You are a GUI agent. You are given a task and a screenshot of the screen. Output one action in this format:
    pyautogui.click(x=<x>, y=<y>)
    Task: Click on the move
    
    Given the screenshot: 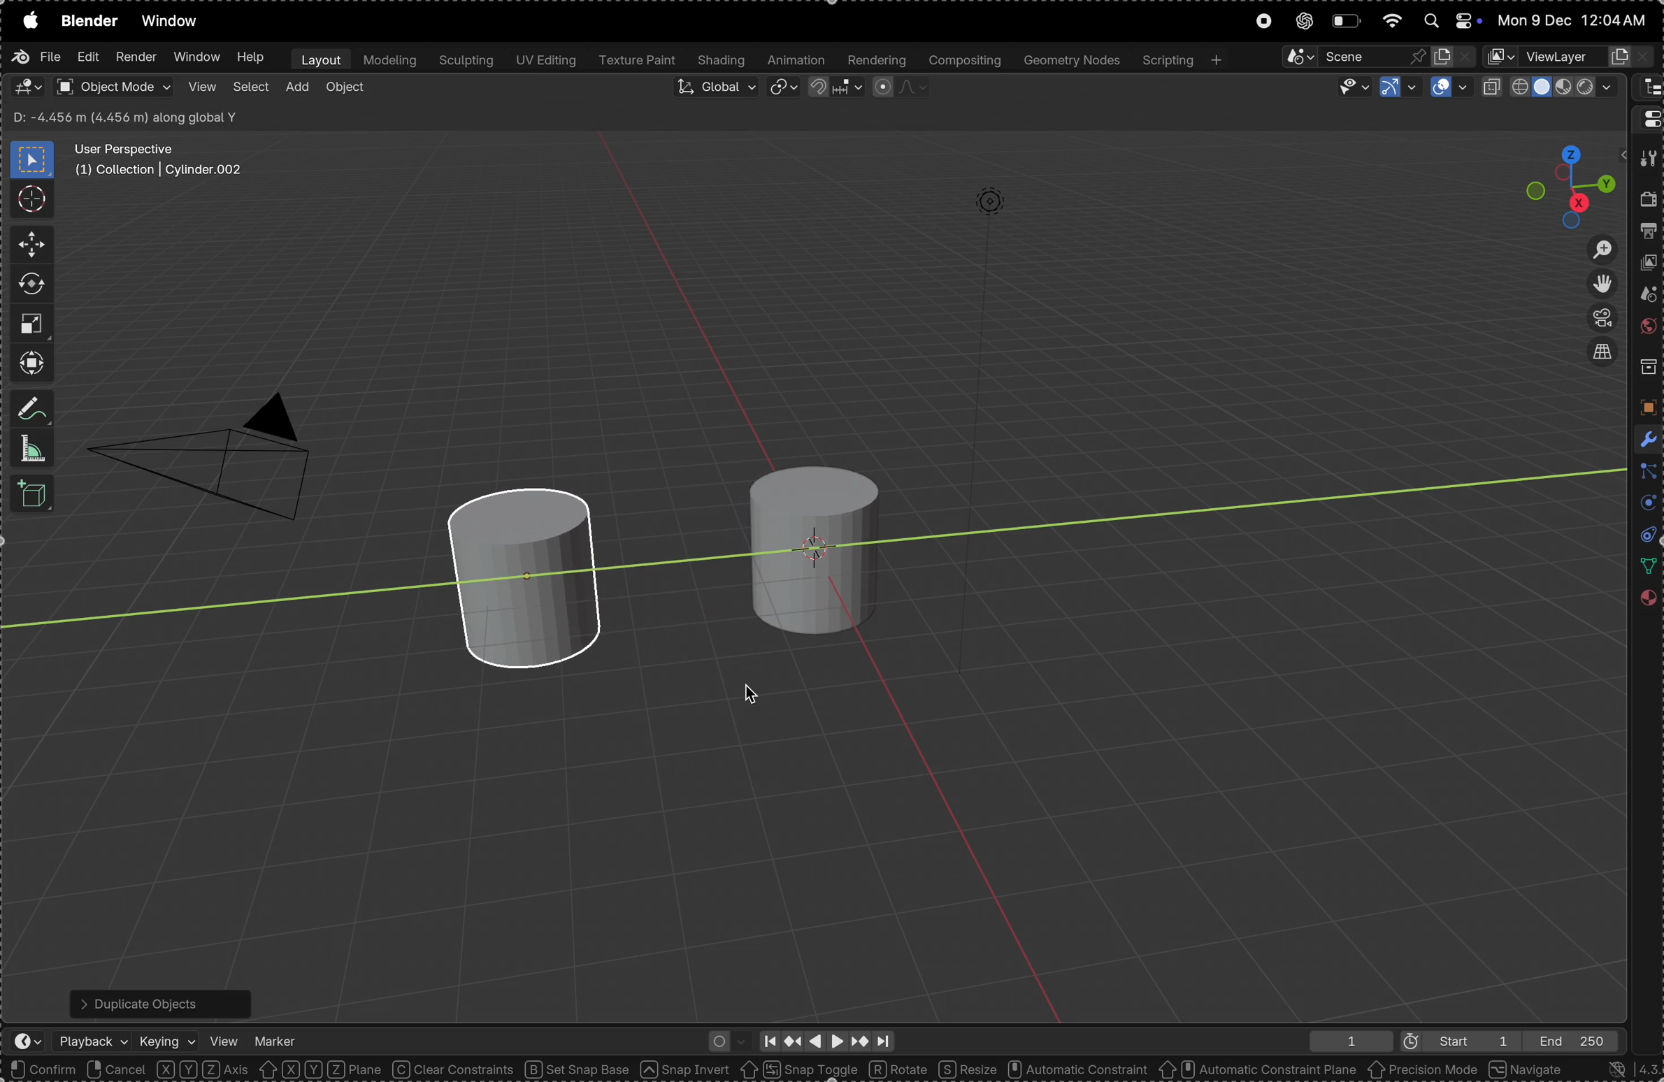 What is the action you would take?
    pyautogui.click(x=27, y=245)
    